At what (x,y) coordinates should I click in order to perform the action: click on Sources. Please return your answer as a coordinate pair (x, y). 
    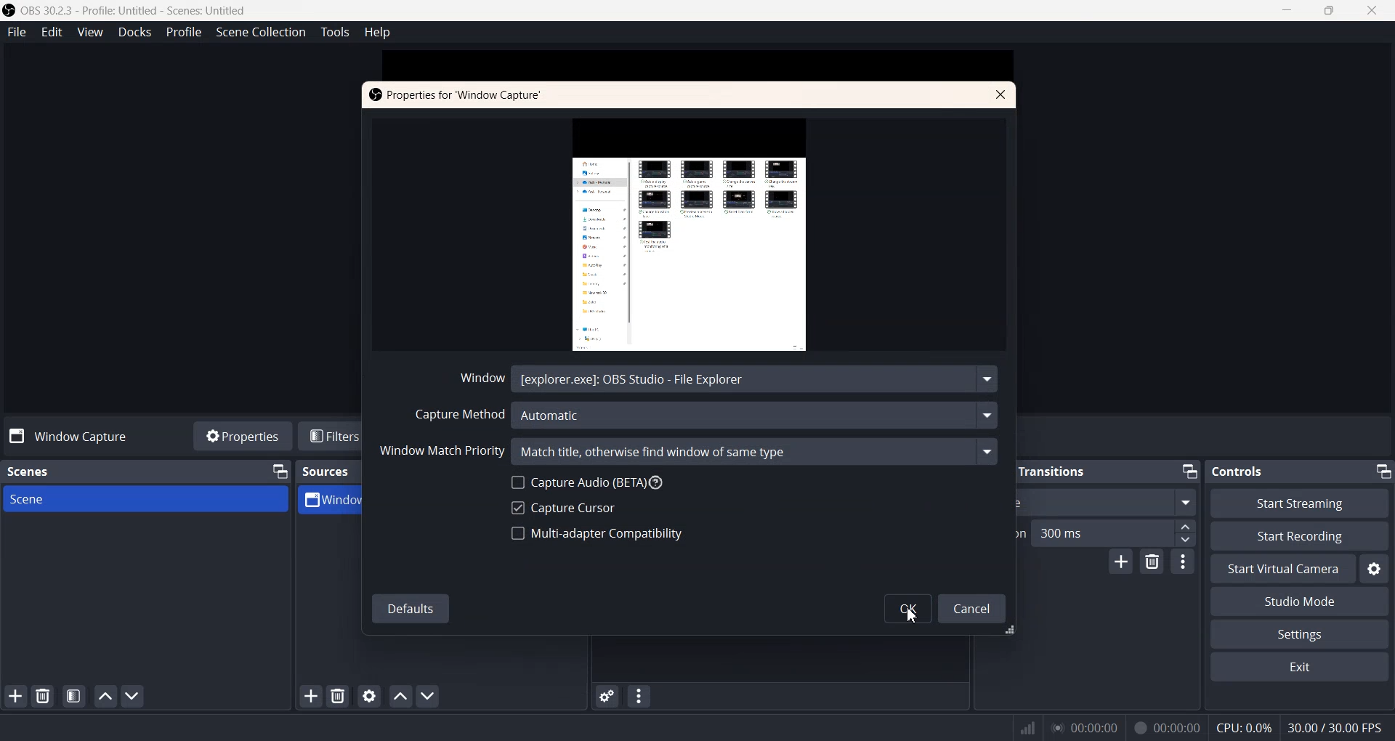
    Looking at the image, I should click on (329, 471).